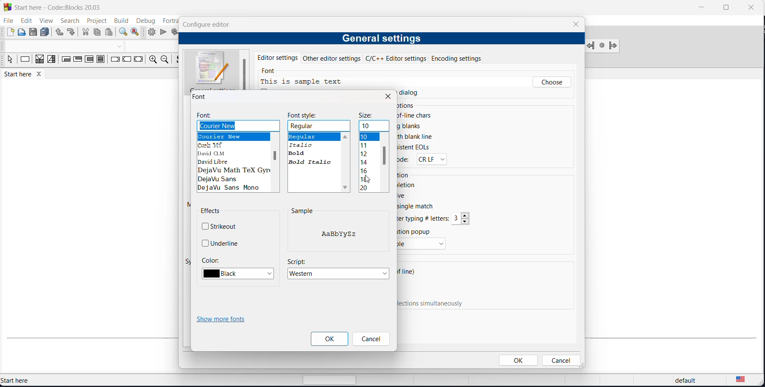 The image size is (765, 387). What do you see at coordinates (29, 76) in the screenshot?
I see `start here tab` at bounding box center [29, 76].